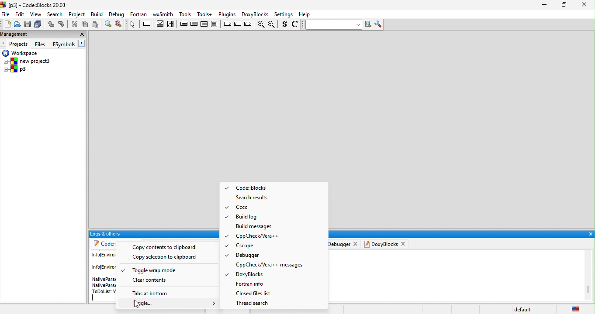 The image size is (595, 314). What do you see at coordinates (153, 234) in the screenshot?
I see `logs and others` at bounding box center [153, 234].